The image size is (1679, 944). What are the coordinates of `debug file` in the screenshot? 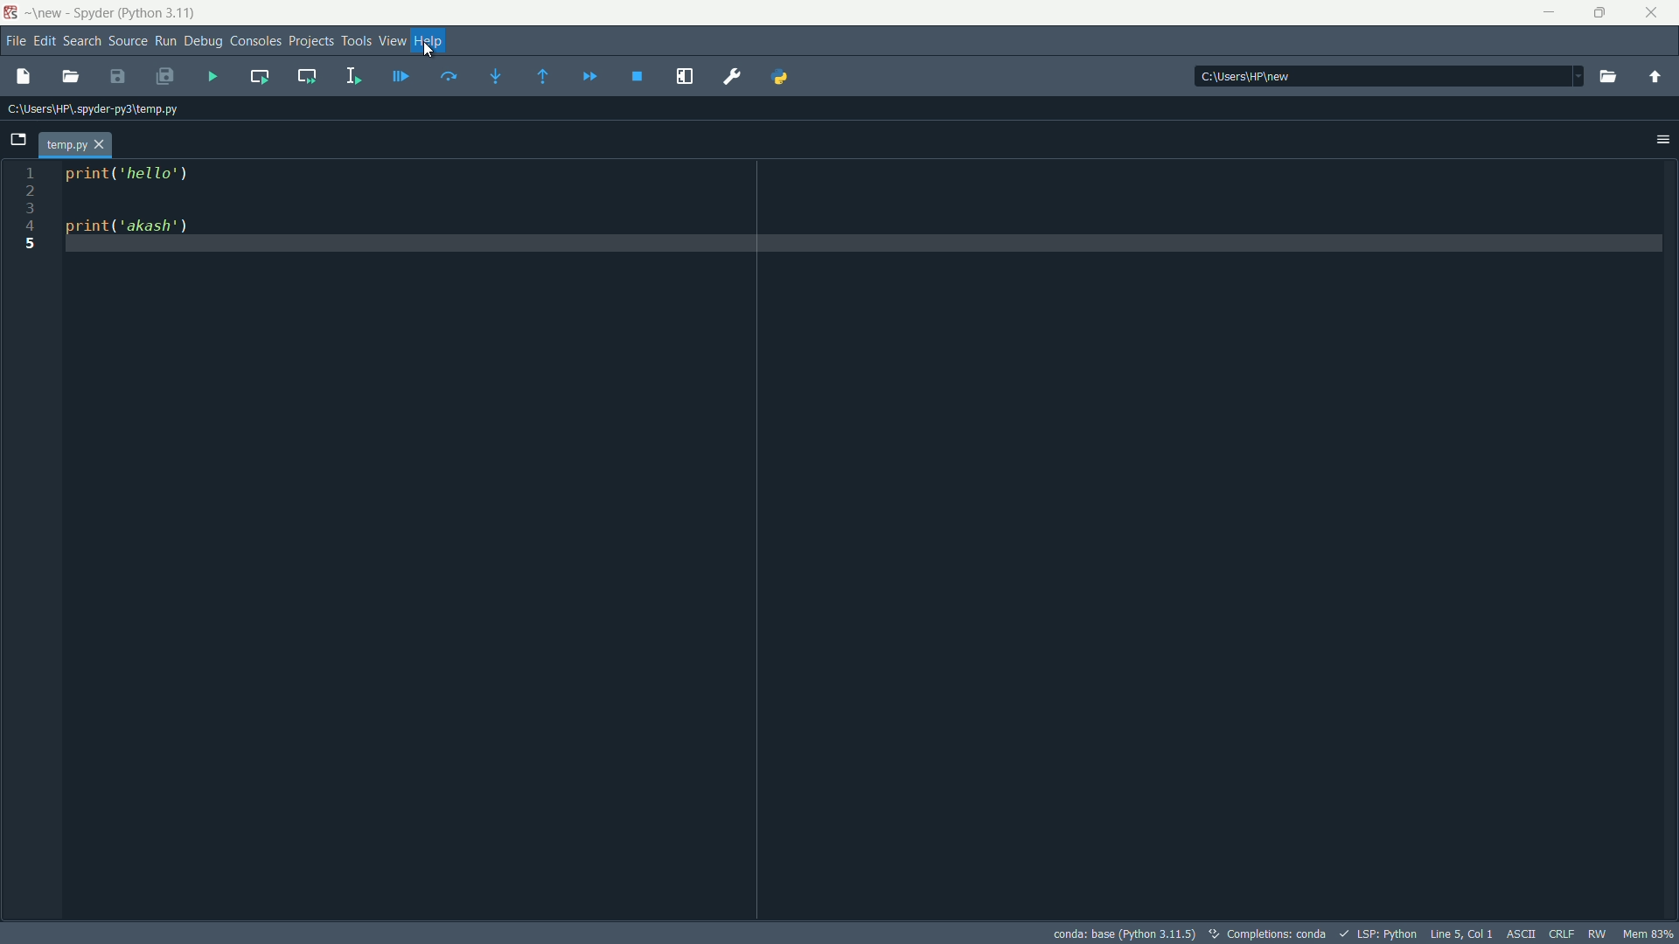 It's located at (402, 76).